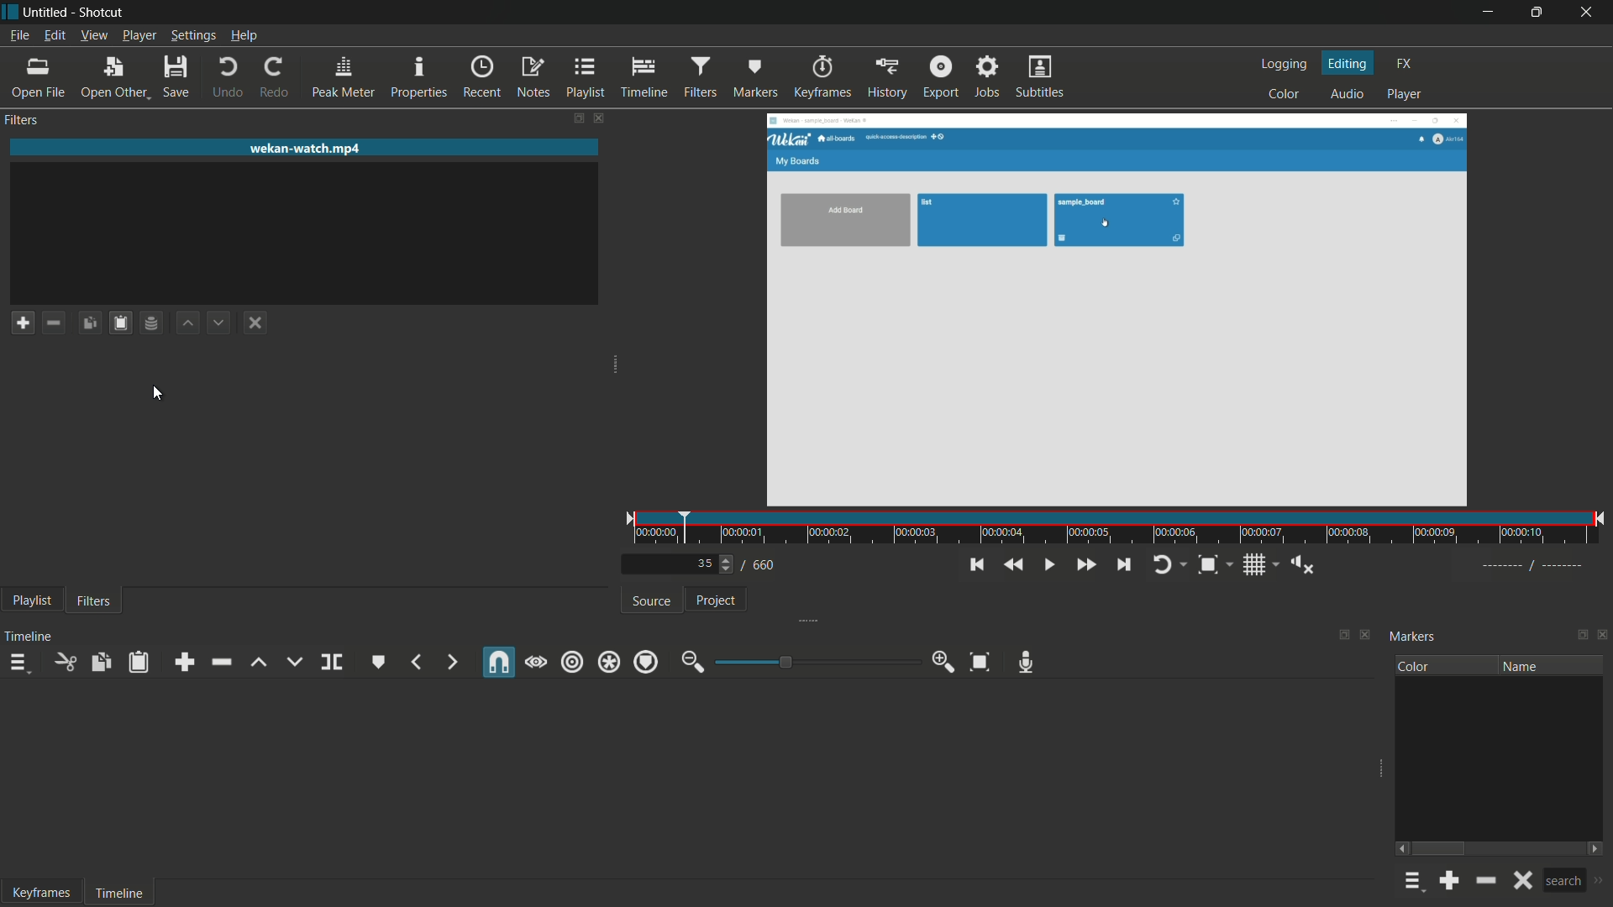 This screenshot has height=907, width=1613. What do you see at coordinates (597, 118) in the screenshot?
I see `close filters` at bounding box center [597, 118].